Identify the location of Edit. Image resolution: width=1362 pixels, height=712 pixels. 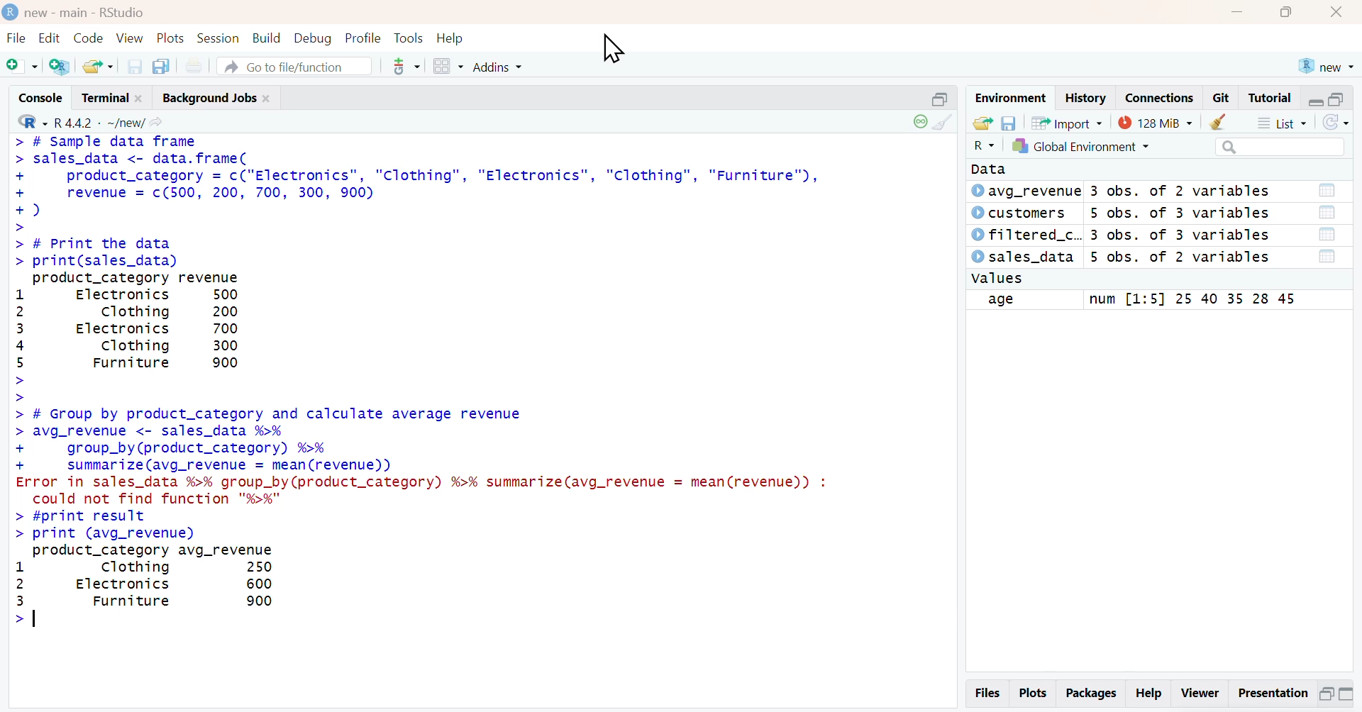
(49, 39).